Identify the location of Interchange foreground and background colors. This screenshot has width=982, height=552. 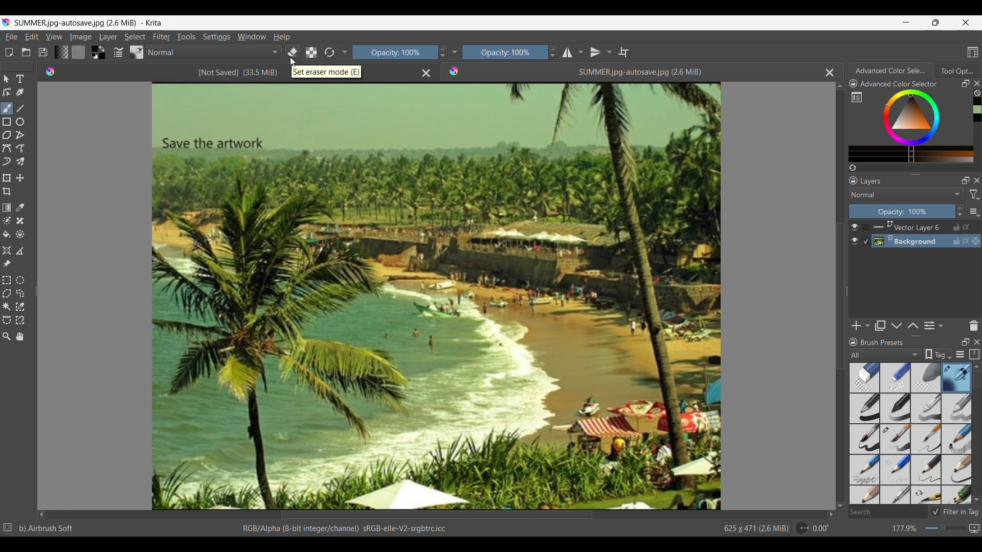
(103, 49).